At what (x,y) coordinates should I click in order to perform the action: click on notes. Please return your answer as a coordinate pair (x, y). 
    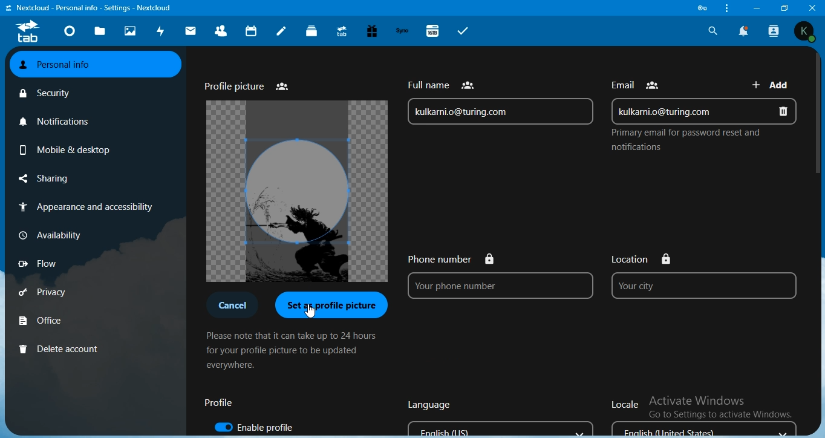
    Looking at the image, I should click on (282, 31).